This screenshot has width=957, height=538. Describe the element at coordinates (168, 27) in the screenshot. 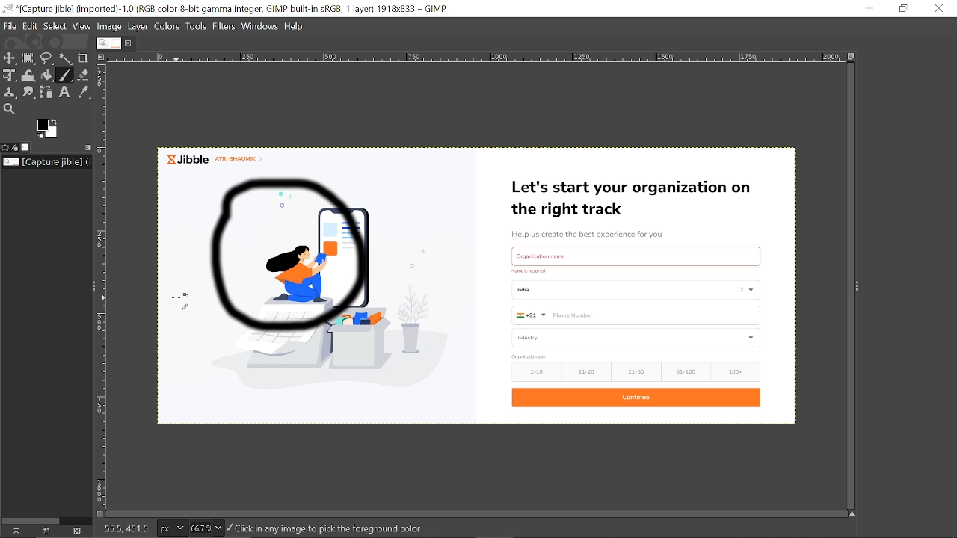

I see `Colors` at that location.